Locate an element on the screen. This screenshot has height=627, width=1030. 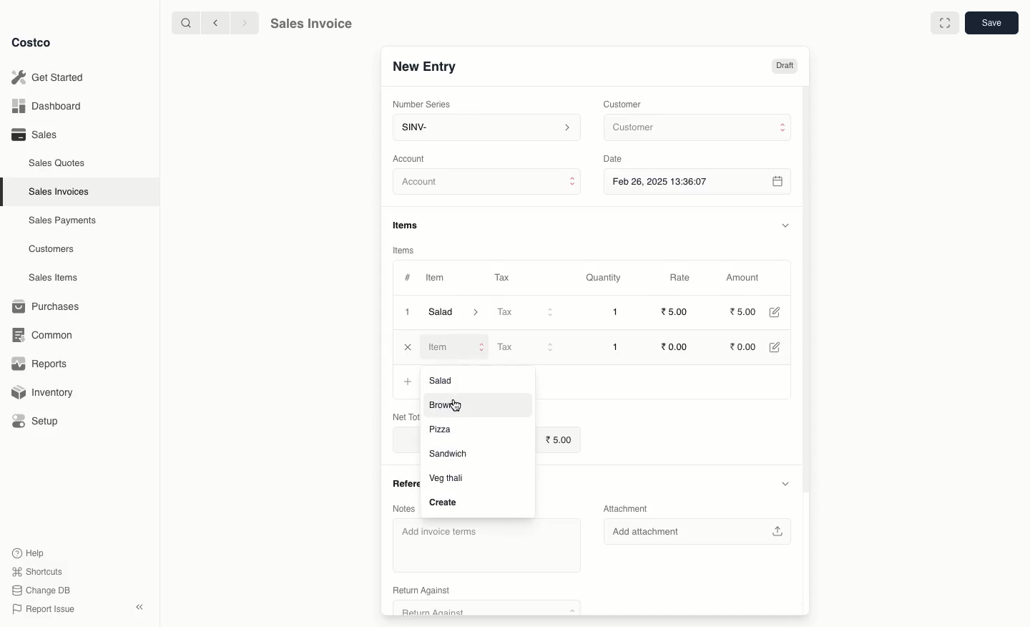
New Entry is located at coordinates (423, 66).